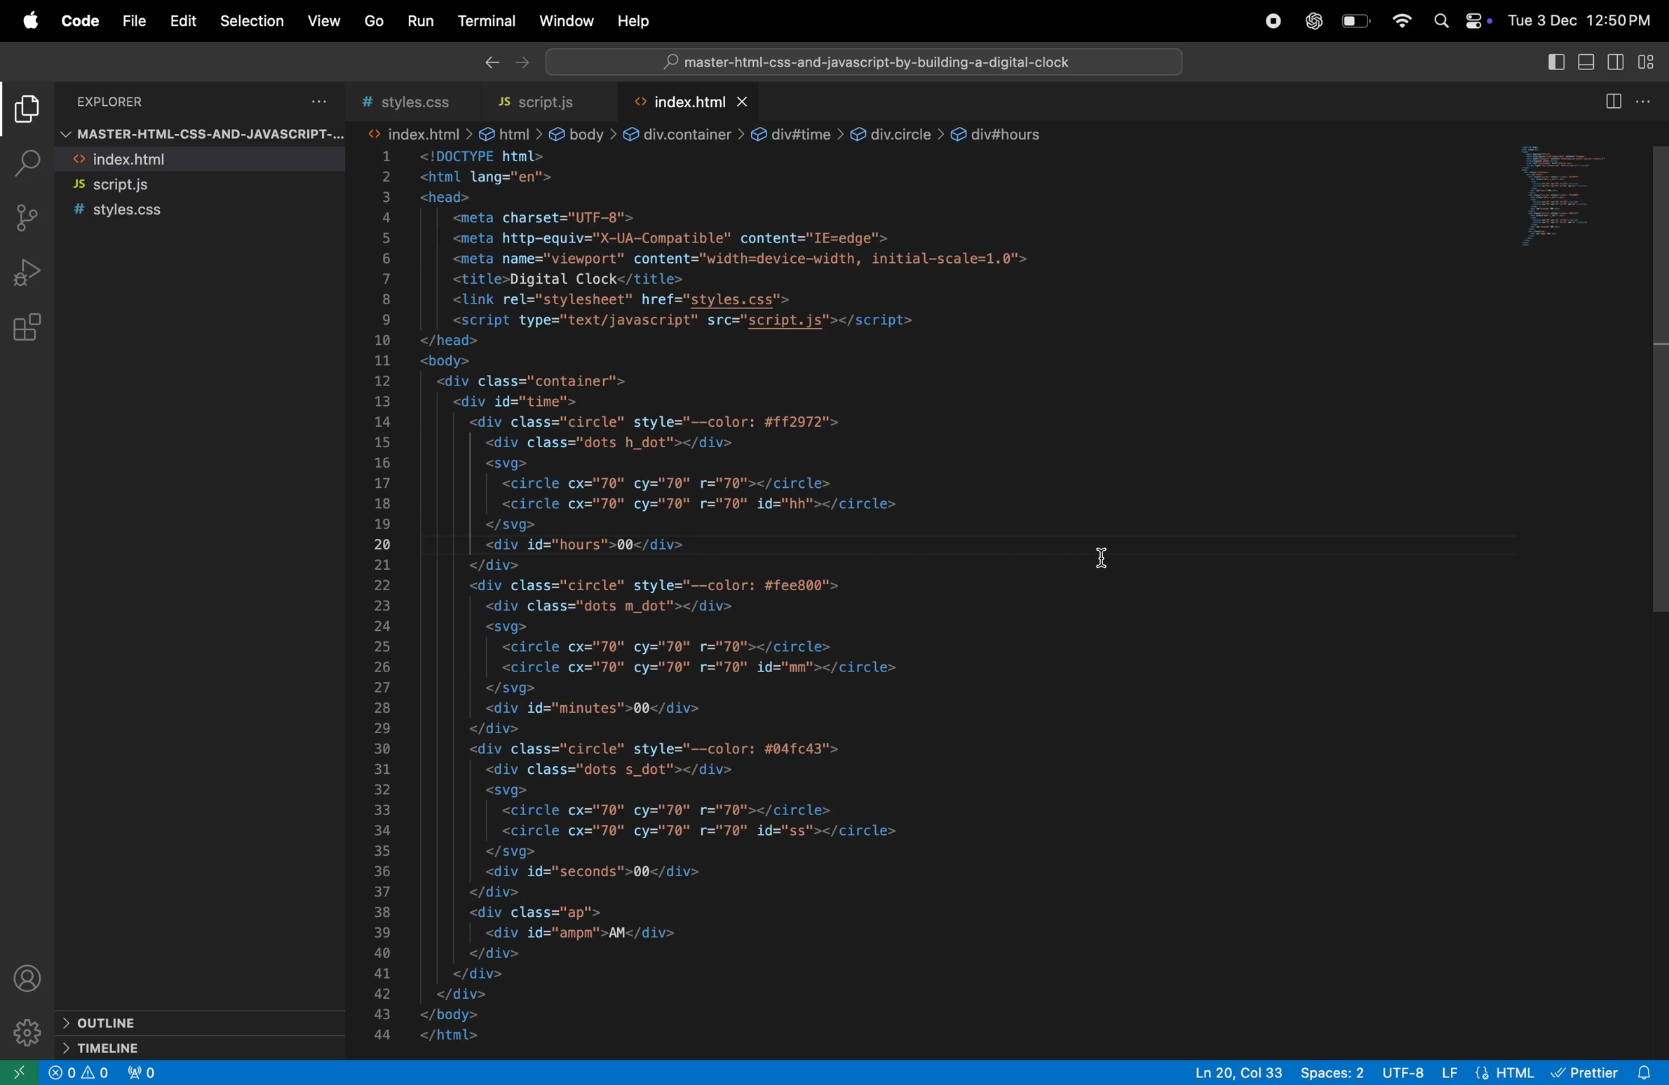 This screenshot has height=1085, width=1669. Describe the element at coordinates (320, 100) in the screenshot. I see `options` at that location.